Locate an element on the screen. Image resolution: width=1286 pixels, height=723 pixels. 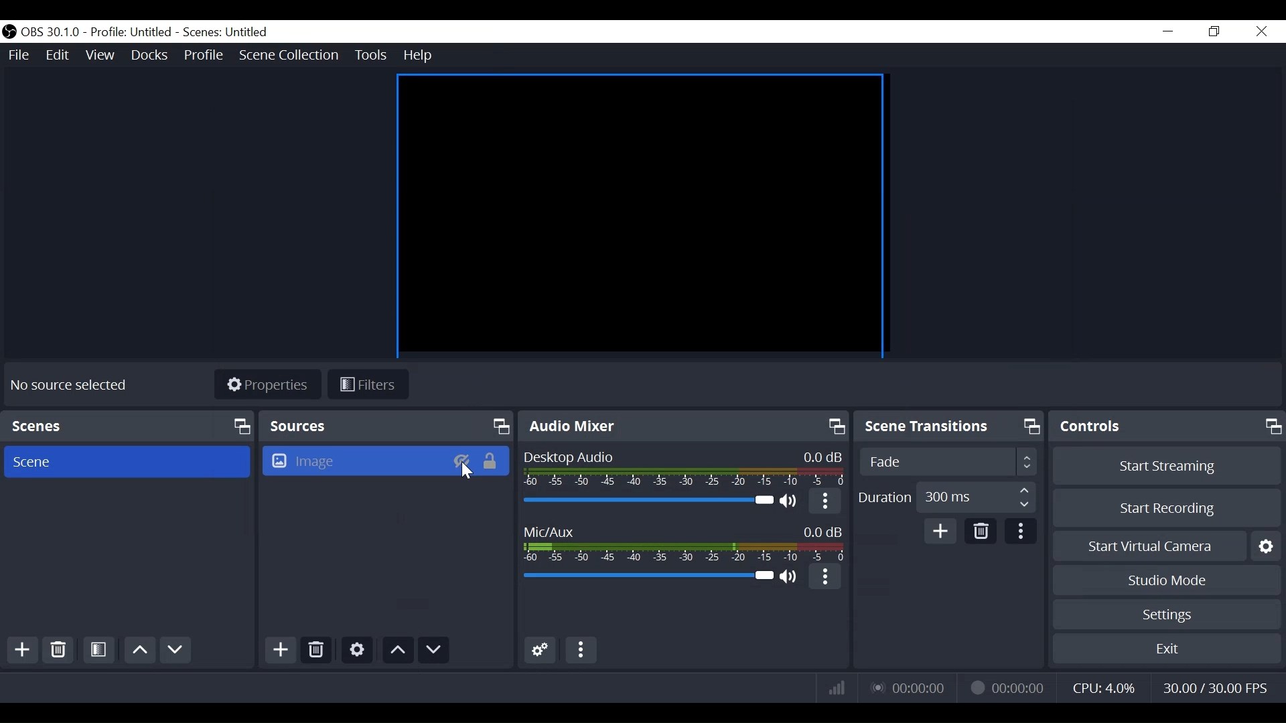
Version is located at coordinates (50, 31).